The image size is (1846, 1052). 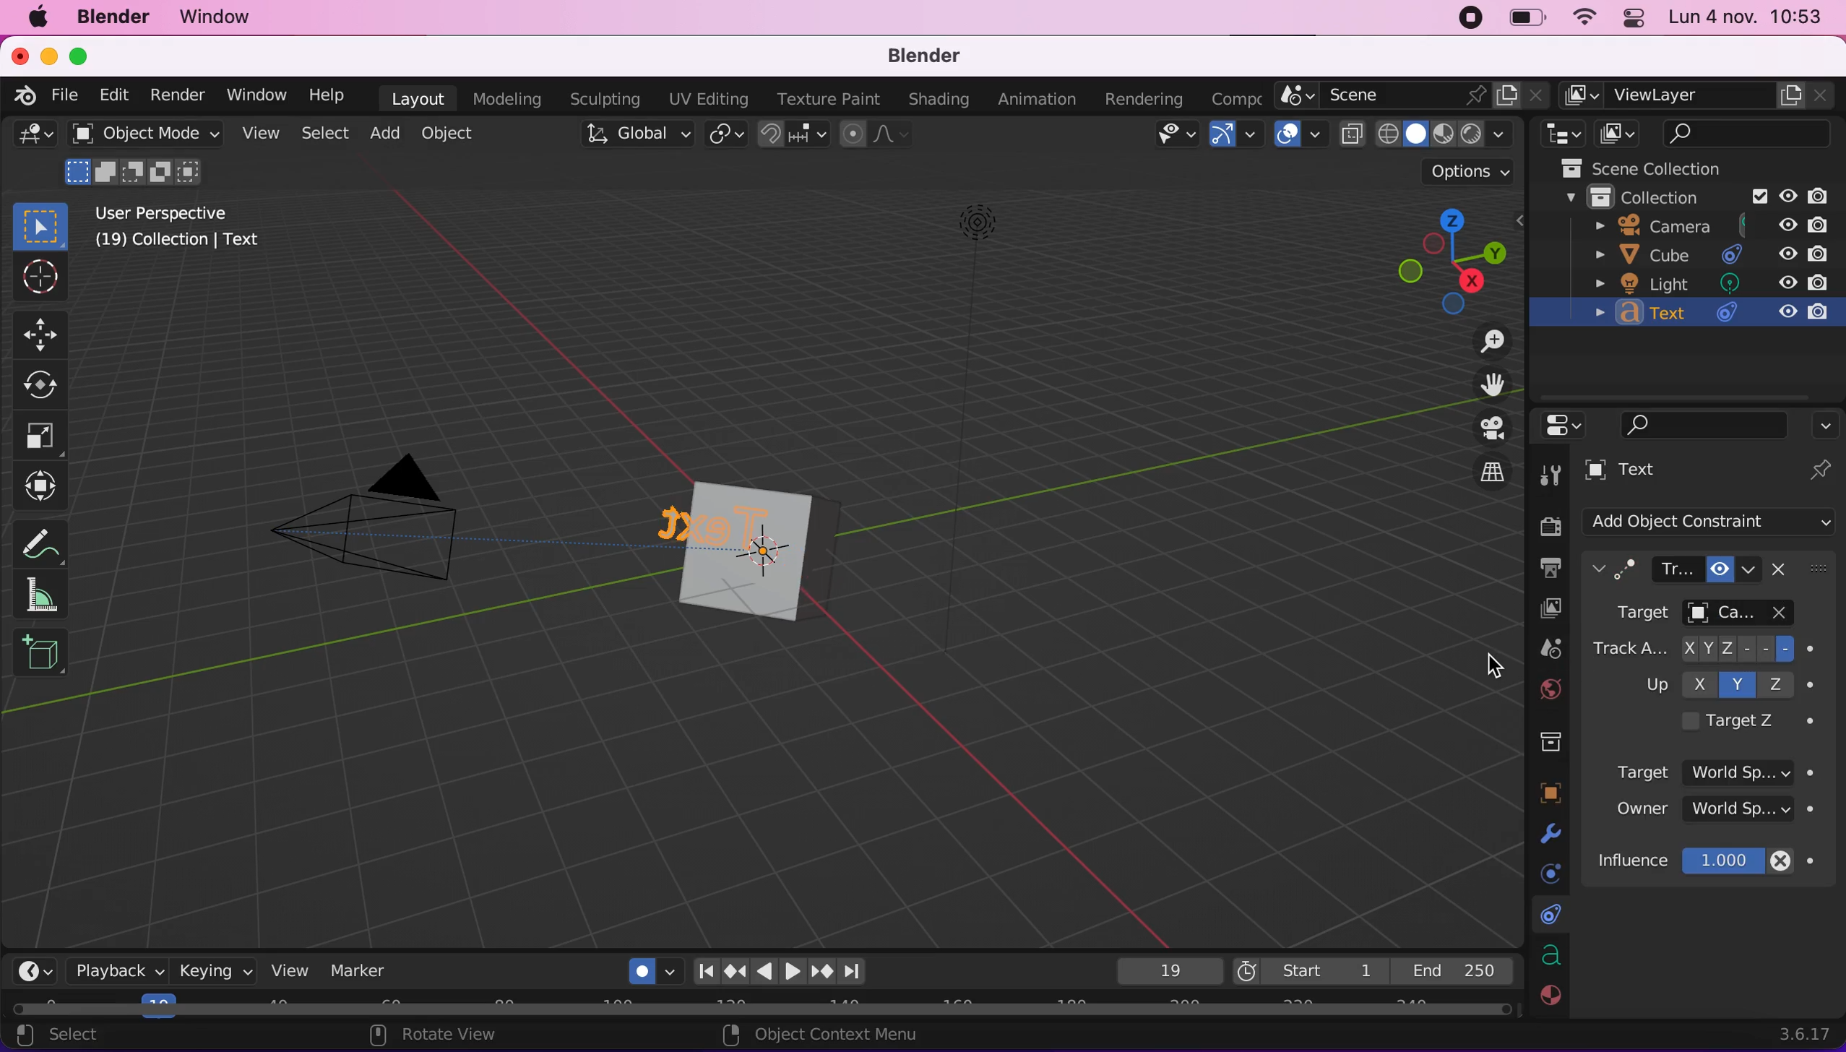 I want to click on transform pivot point, so click(x=725, y=134).